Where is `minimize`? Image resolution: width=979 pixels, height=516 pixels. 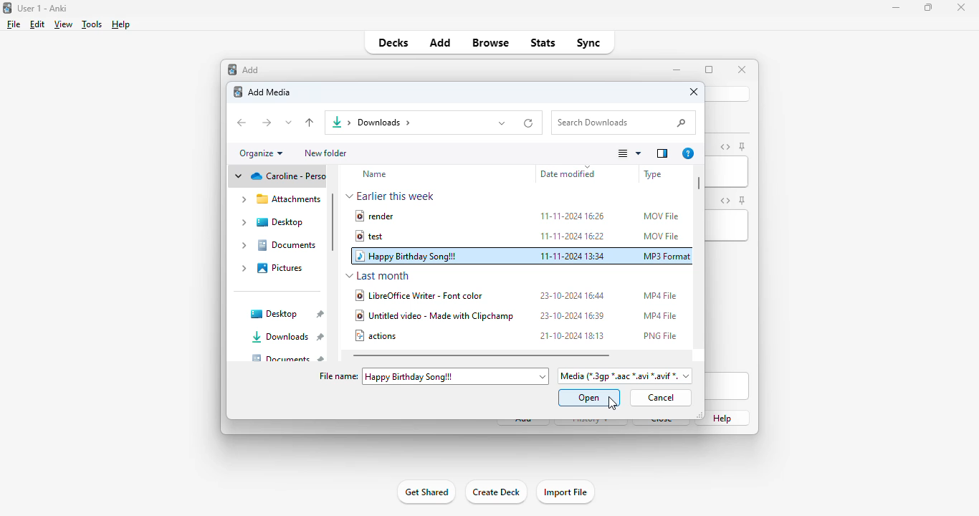
minimize is located at coordinates (896, 8).